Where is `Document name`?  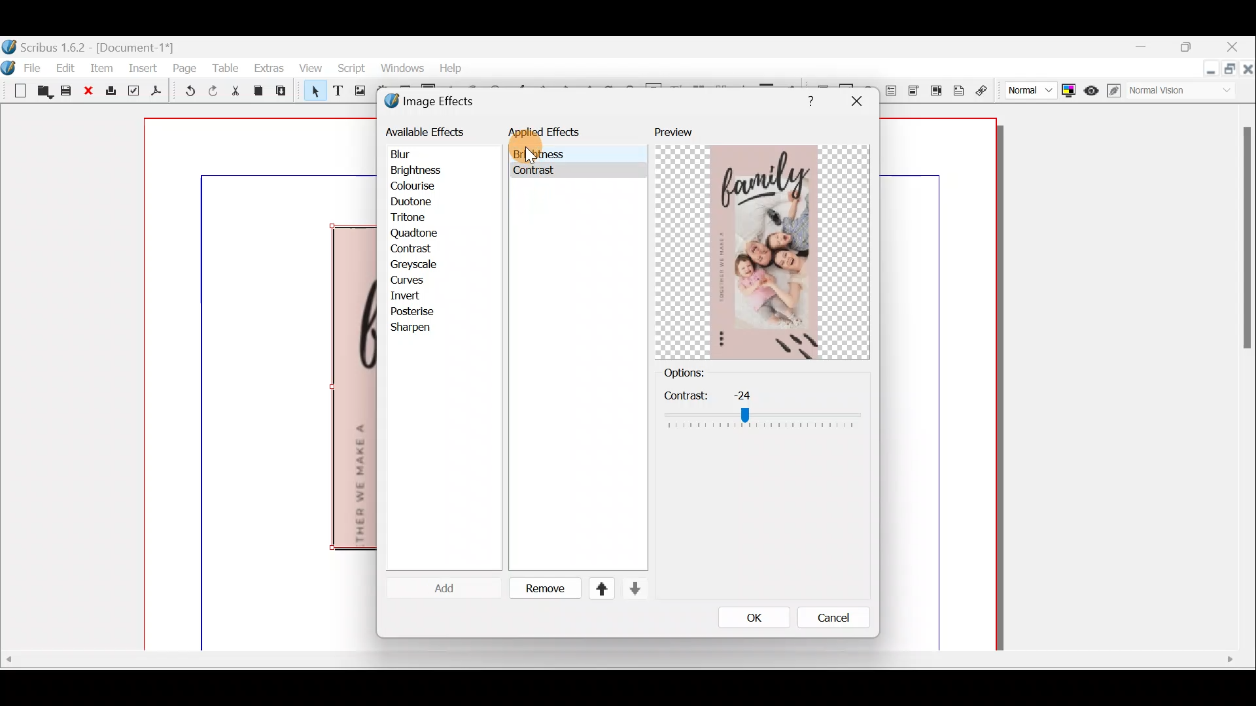
Document name is located at coordinates (90, 46).